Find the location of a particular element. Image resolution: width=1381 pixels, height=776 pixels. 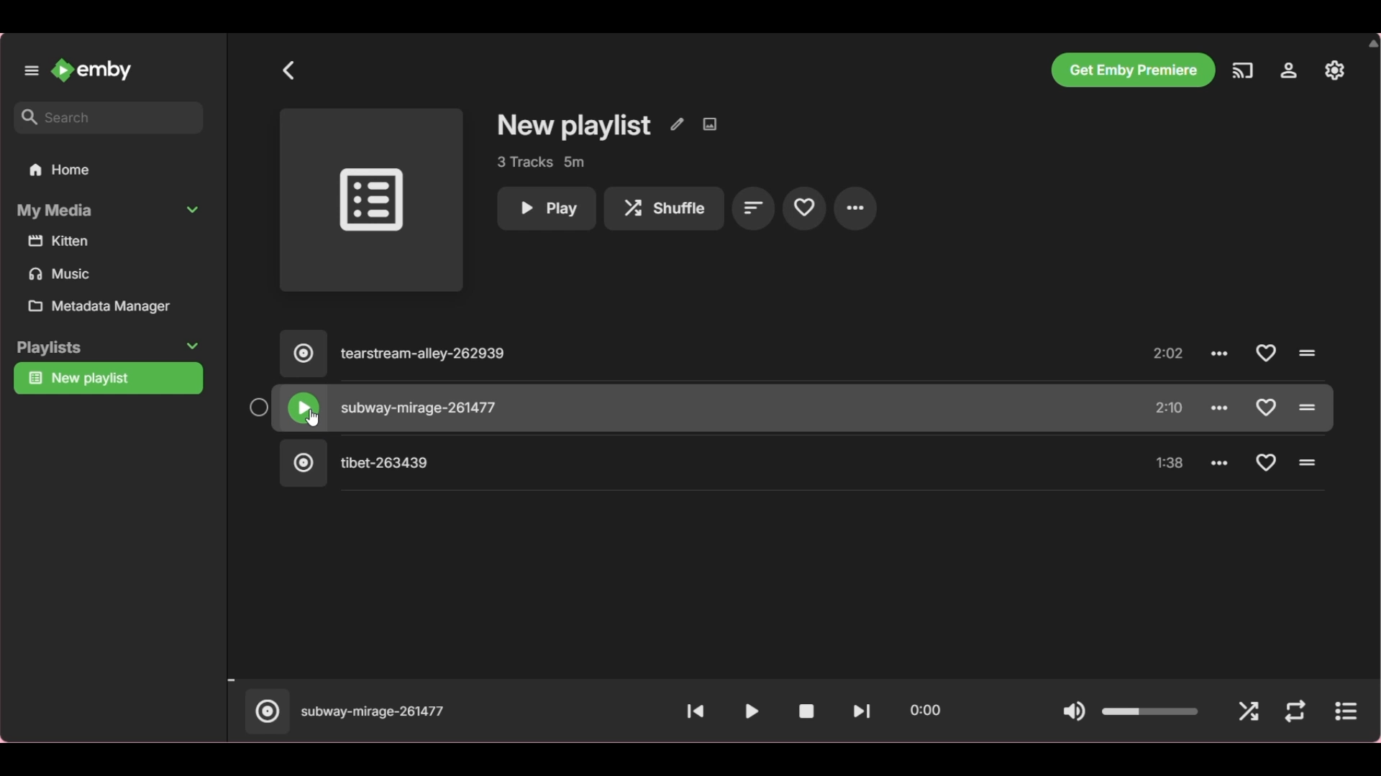

Multi-select is located at coordinates (257, 407).